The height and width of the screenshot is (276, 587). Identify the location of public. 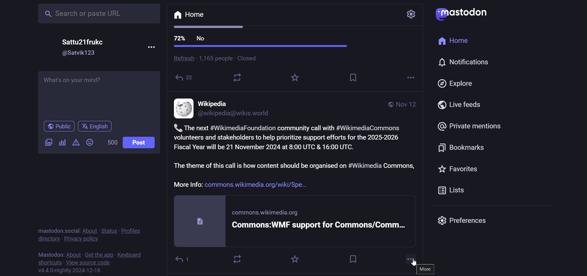
(58, 127).